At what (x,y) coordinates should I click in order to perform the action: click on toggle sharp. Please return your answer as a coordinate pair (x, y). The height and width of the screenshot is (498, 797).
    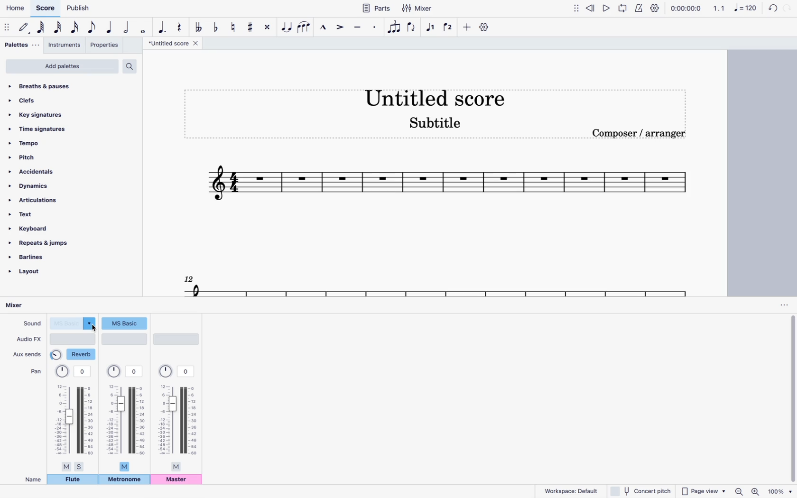
    Looking at the image, I should click on (252, 26).